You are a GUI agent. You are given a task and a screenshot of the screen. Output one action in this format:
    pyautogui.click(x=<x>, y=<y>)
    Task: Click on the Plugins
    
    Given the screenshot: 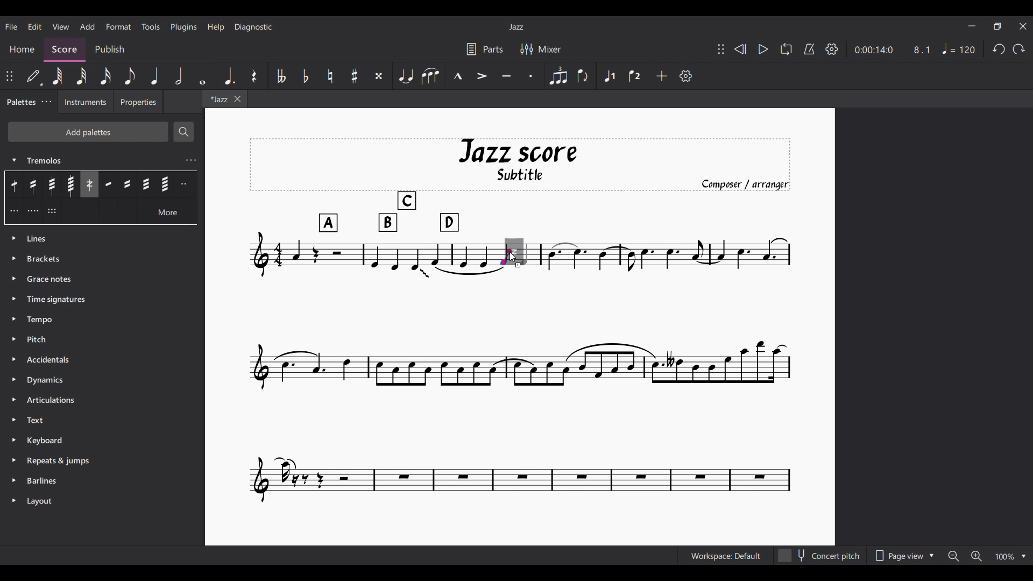 What is the action you would take?
    pyautogui.click(x=184, y=27)
    